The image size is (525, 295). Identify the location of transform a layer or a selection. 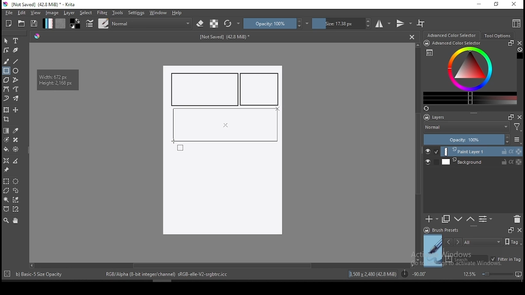
(6, 109).